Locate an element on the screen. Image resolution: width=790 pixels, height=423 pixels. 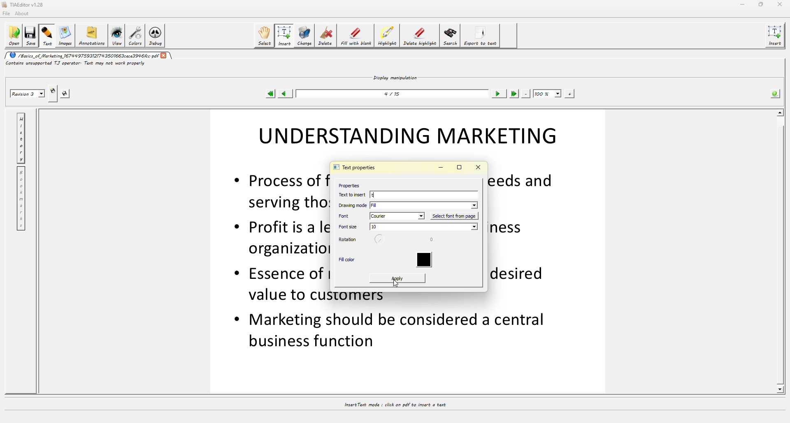
text to insert is located at coordinates (353, 194).